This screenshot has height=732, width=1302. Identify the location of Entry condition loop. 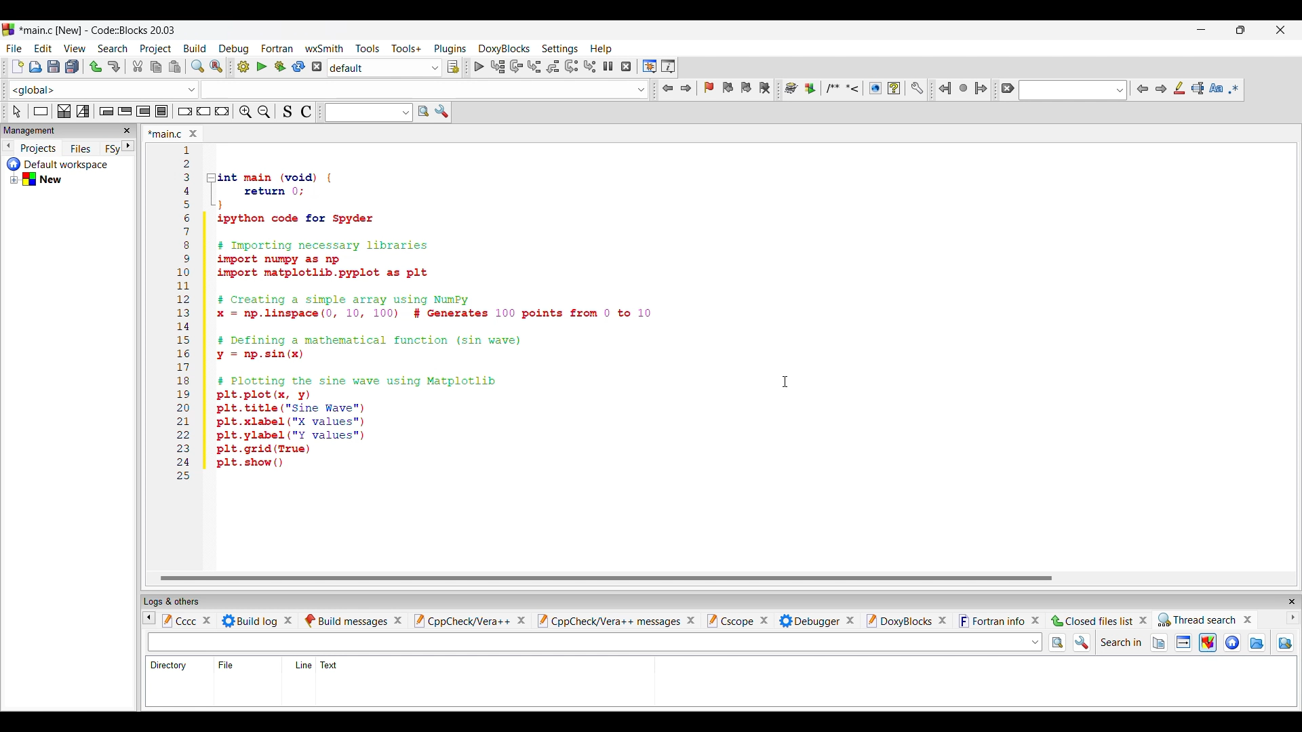
(104, 113).